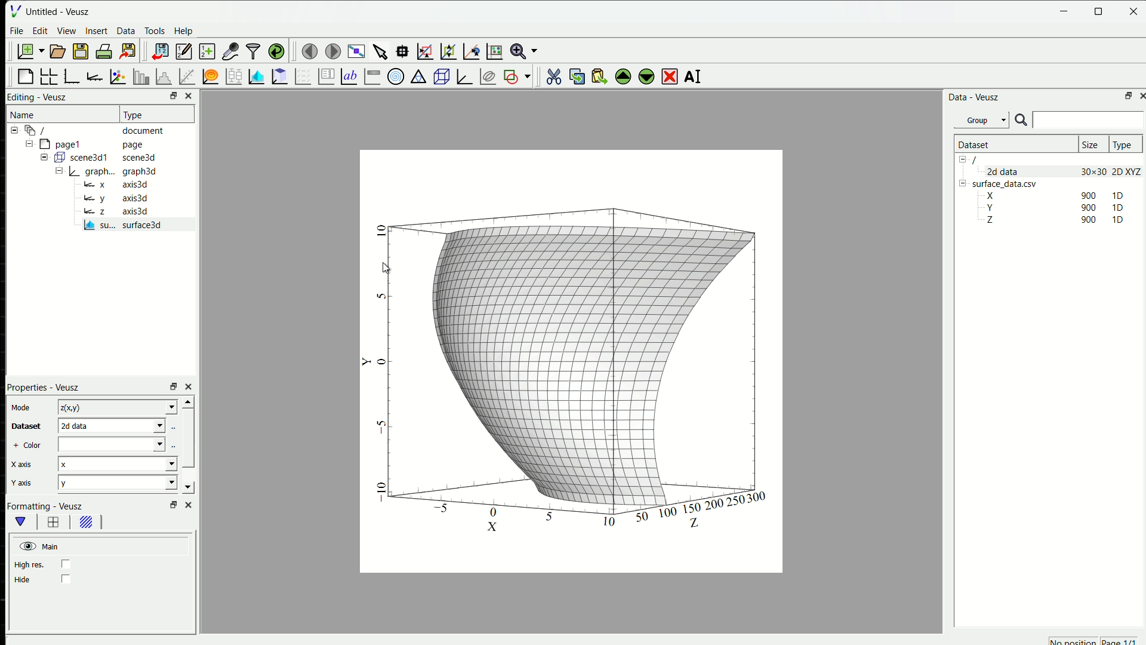 This screenshot has height=645, width=1146. I want to click on select the items from the graph or scroll, so click(381, 51).